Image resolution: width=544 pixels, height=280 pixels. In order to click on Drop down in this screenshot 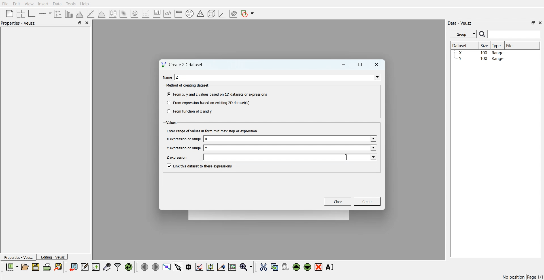, I will do `click(376, 77)`.